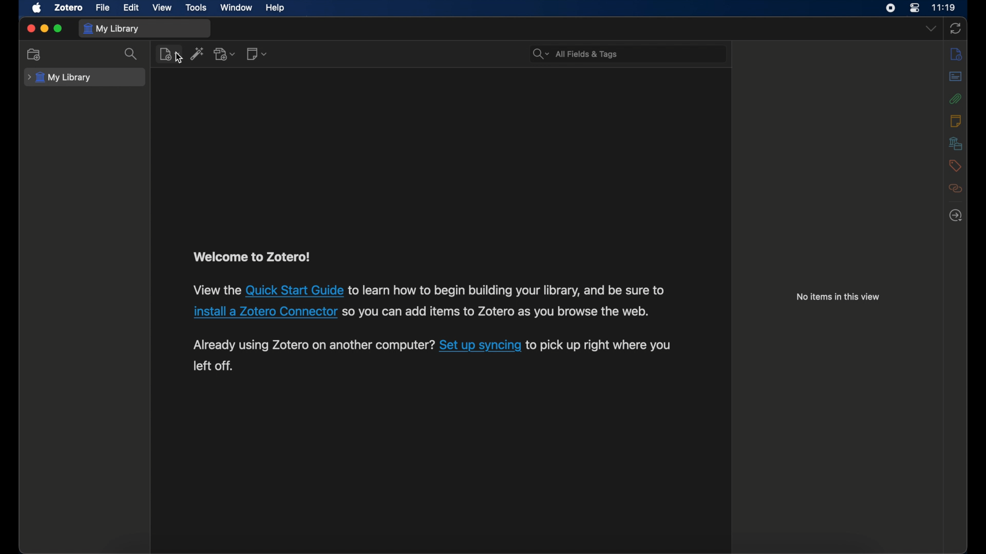 This screenshot has width=986, height=554. What do you see at coordinates (31, 28) in the screenshot?
I see `close` at bounding box center [31, 28].